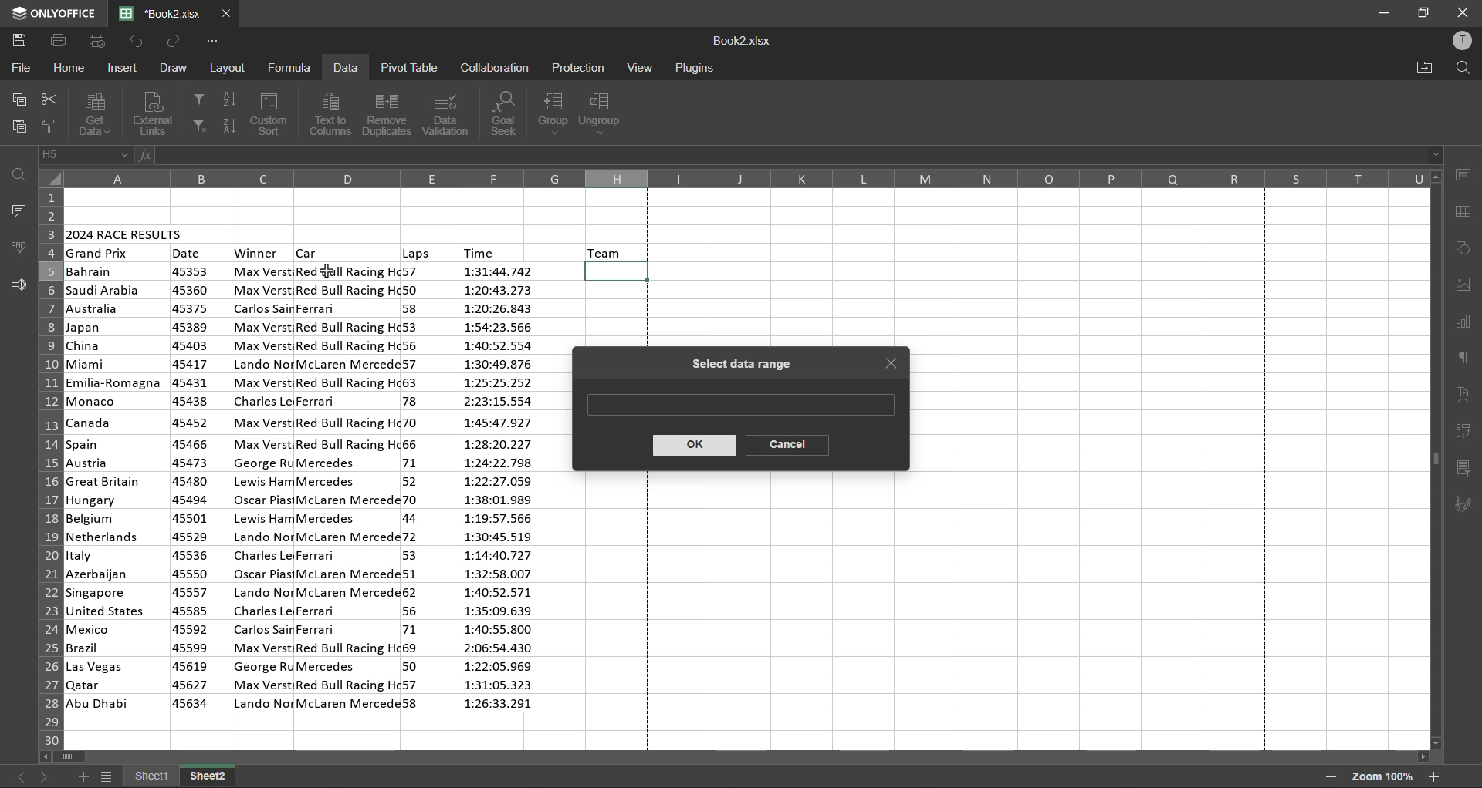 Image resolution: width=1482 pixels, height=788 pixels. What do you see at coordinates (181, 778) in the screenshot?
I see `sheet names` at bounding box center [181, 778].